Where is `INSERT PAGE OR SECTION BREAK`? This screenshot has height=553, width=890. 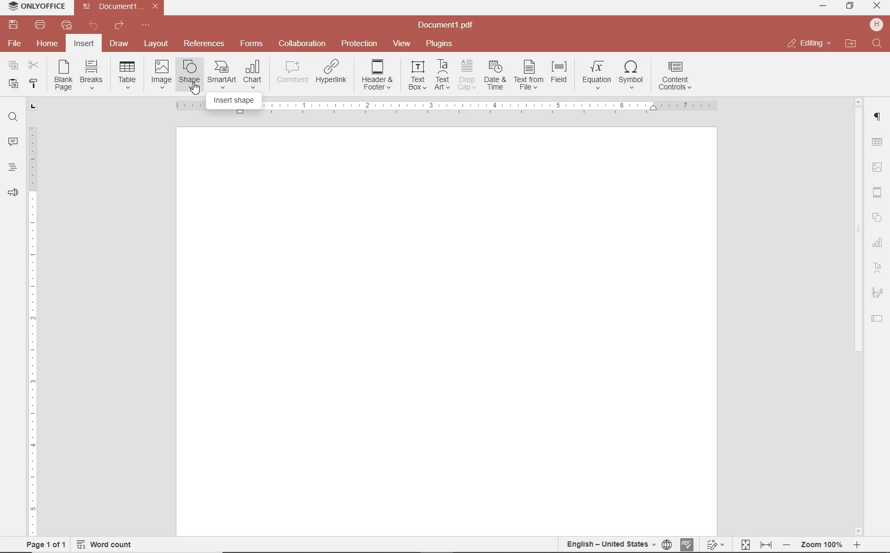
INSERT PAGE OR SECTION BREAK is located at coordinates (91, 75).